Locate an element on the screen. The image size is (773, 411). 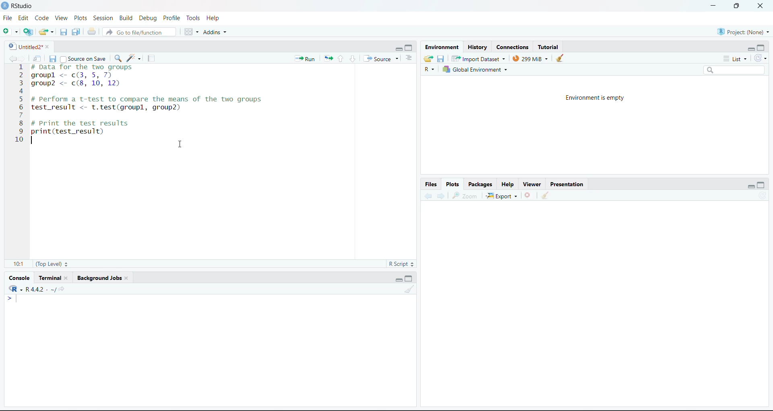
Debug is located at coordinates (148, 18).